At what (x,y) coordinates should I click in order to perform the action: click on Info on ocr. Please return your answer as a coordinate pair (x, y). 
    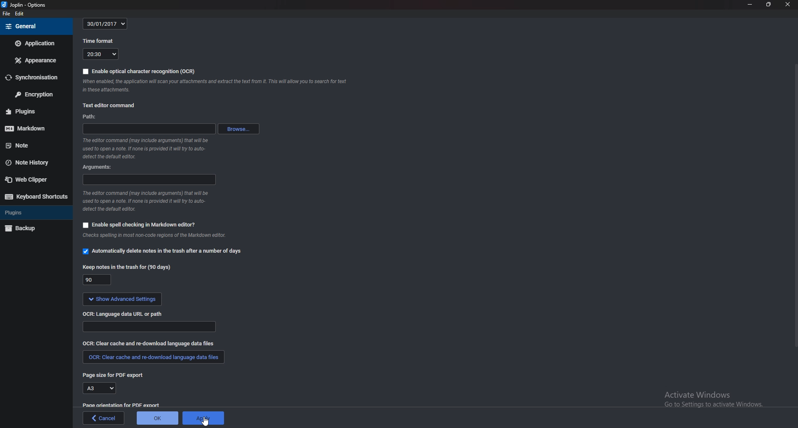
    Looking at the image, I should click on (216, 88).